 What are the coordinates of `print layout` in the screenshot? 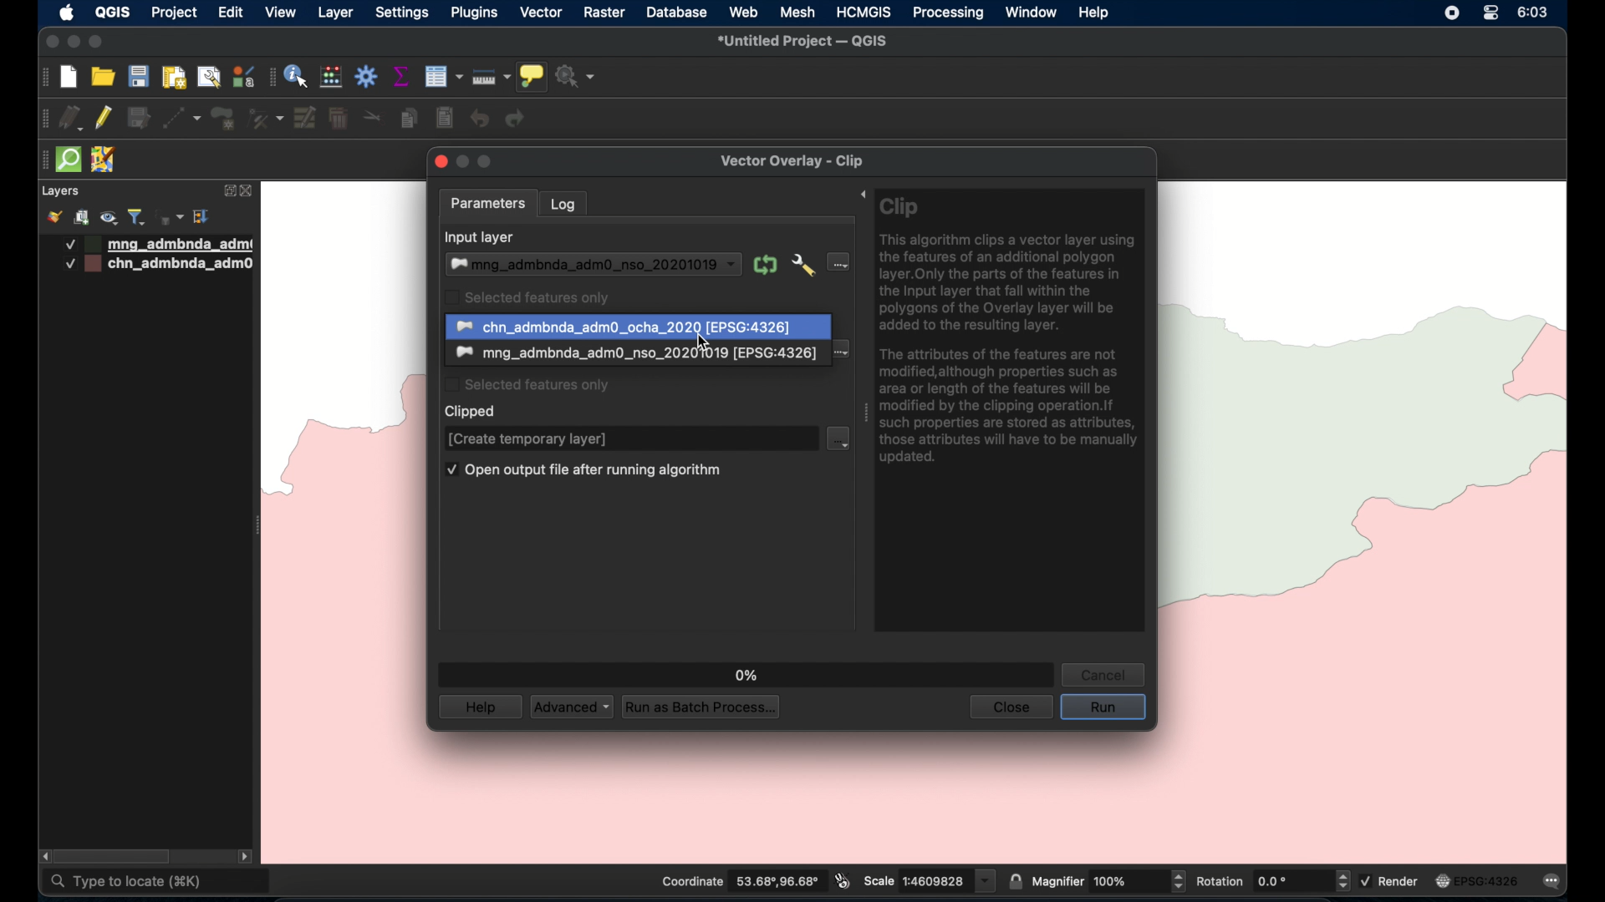 It's located at (173, 79).